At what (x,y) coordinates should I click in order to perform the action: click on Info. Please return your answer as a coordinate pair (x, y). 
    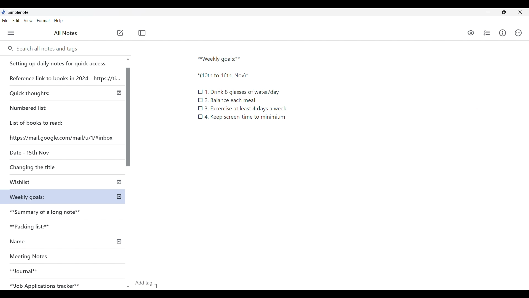
    Looking at the image, I should click on (502, 33).